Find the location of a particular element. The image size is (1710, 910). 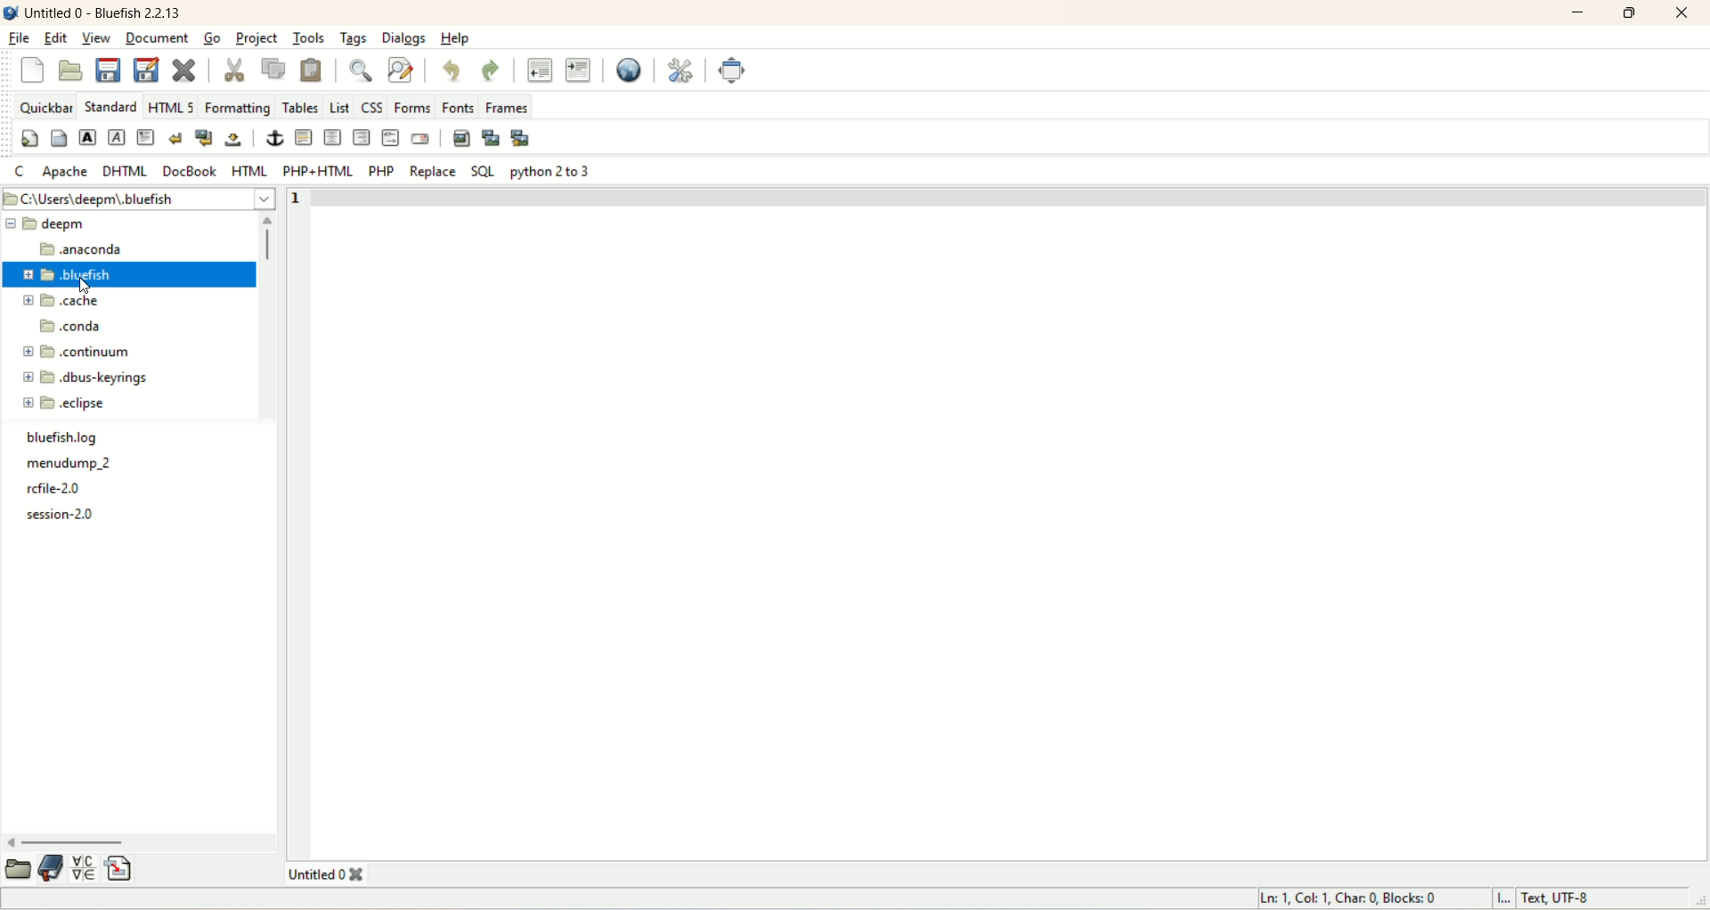

text is located at coordinates (70, 482).